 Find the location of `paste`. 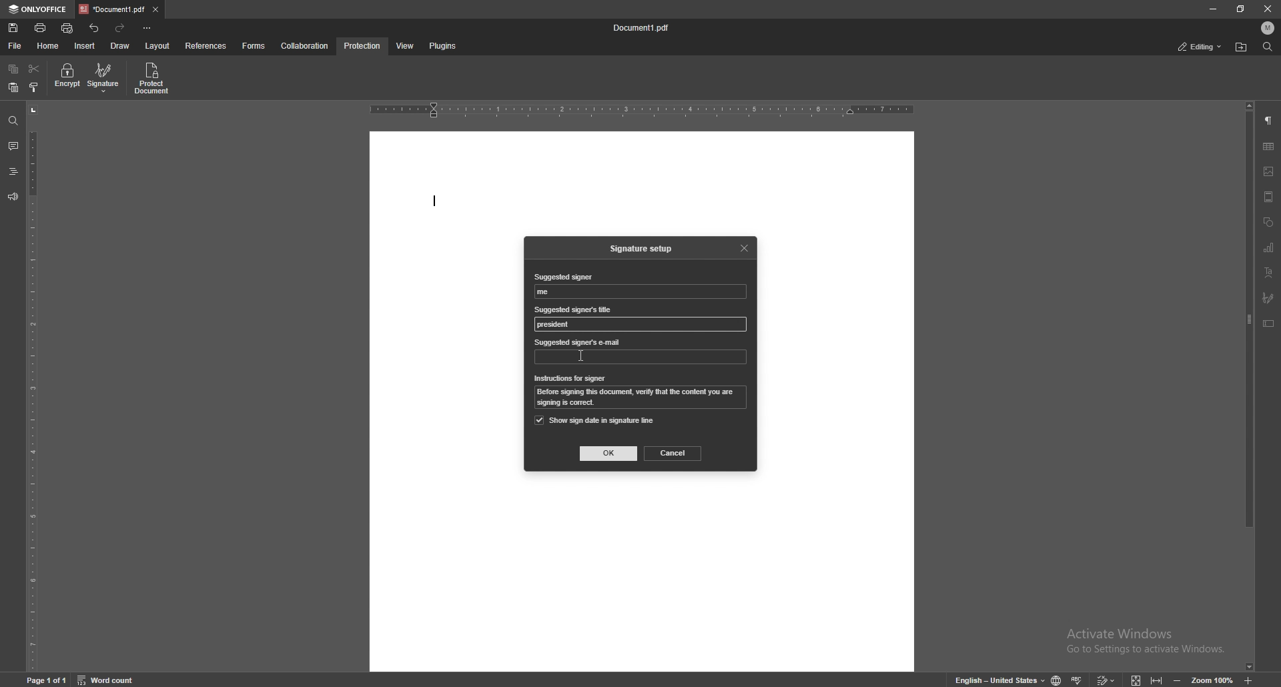

paste is located at coordinates (13, 88).